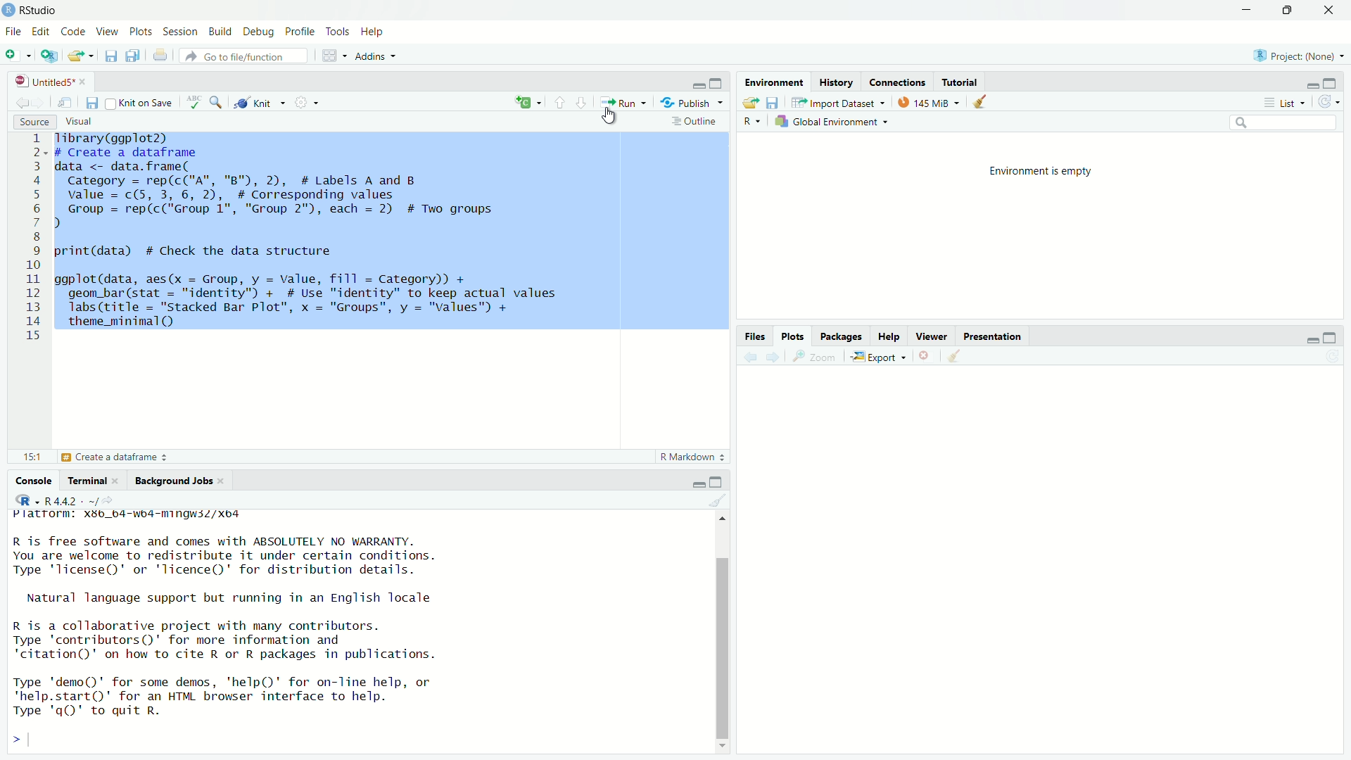  What do you see at coordinates (755, 334) in the screenshot?
I see `Files` at bounding box center [755, 334].